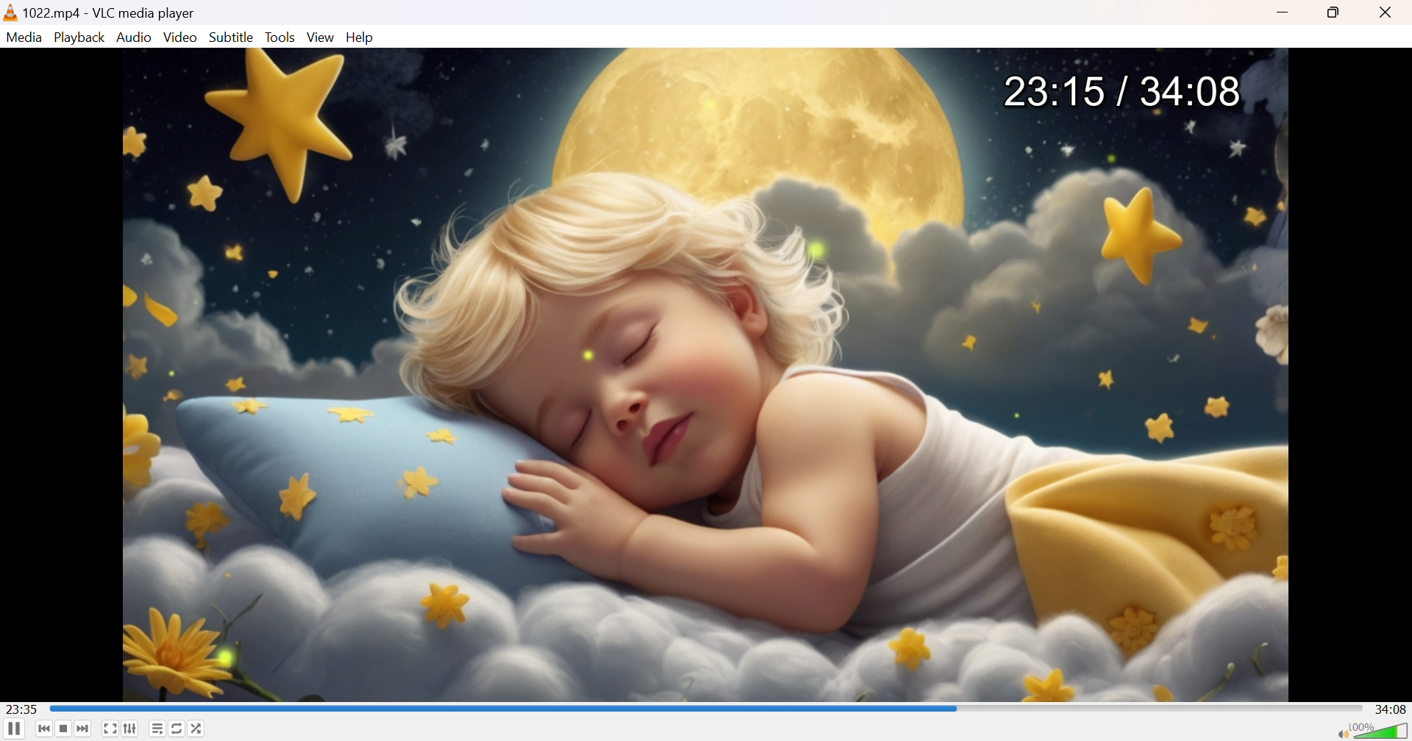 Image resolution: width=1412 pixels, height=741 pixels. What do you see at coordinates (705, 423) in the screenshot?
I see `video` at bounding box center [705, 423].